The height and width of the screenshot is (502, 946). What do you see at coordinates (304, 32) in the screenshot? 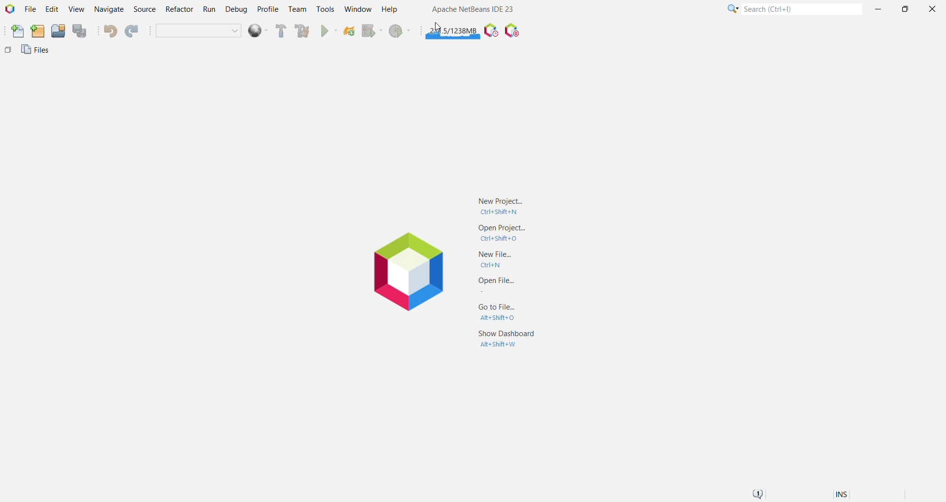
I see `Clean and Build Main Project` at bounding box center [304, 32].